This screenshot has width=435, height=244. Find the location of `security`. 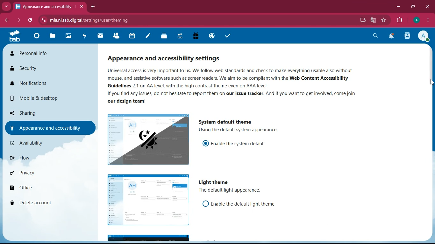

security is located at coordinates (47, 69).